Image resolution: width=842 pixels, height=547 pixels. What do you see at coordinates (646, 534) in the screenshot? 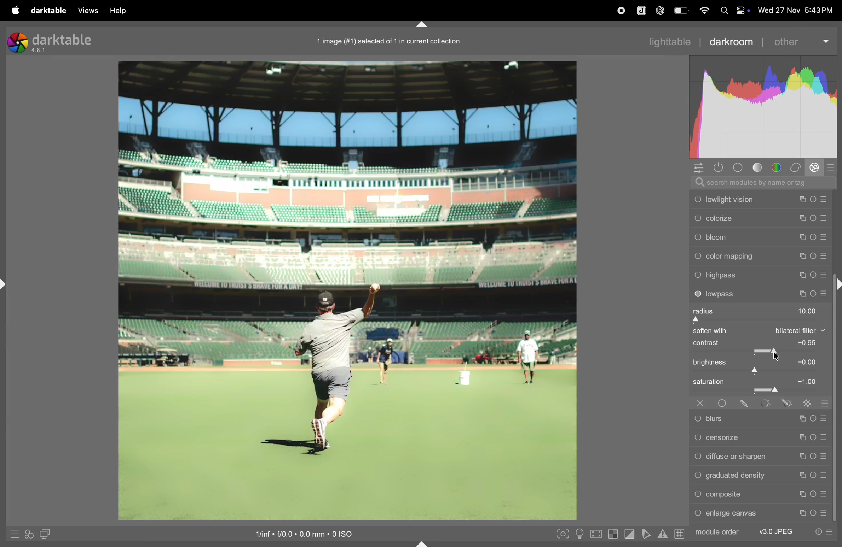
I see `toggle soft proffing` at bounding box center [646, 534].